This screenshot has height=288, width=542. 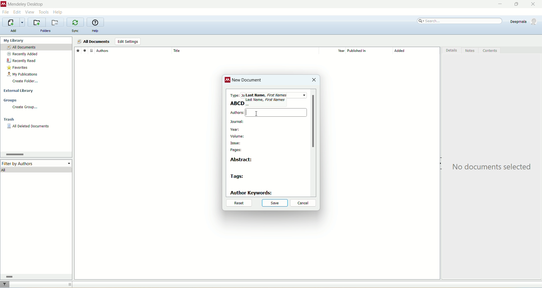 I want to click on file, so click(x=5, y=13).